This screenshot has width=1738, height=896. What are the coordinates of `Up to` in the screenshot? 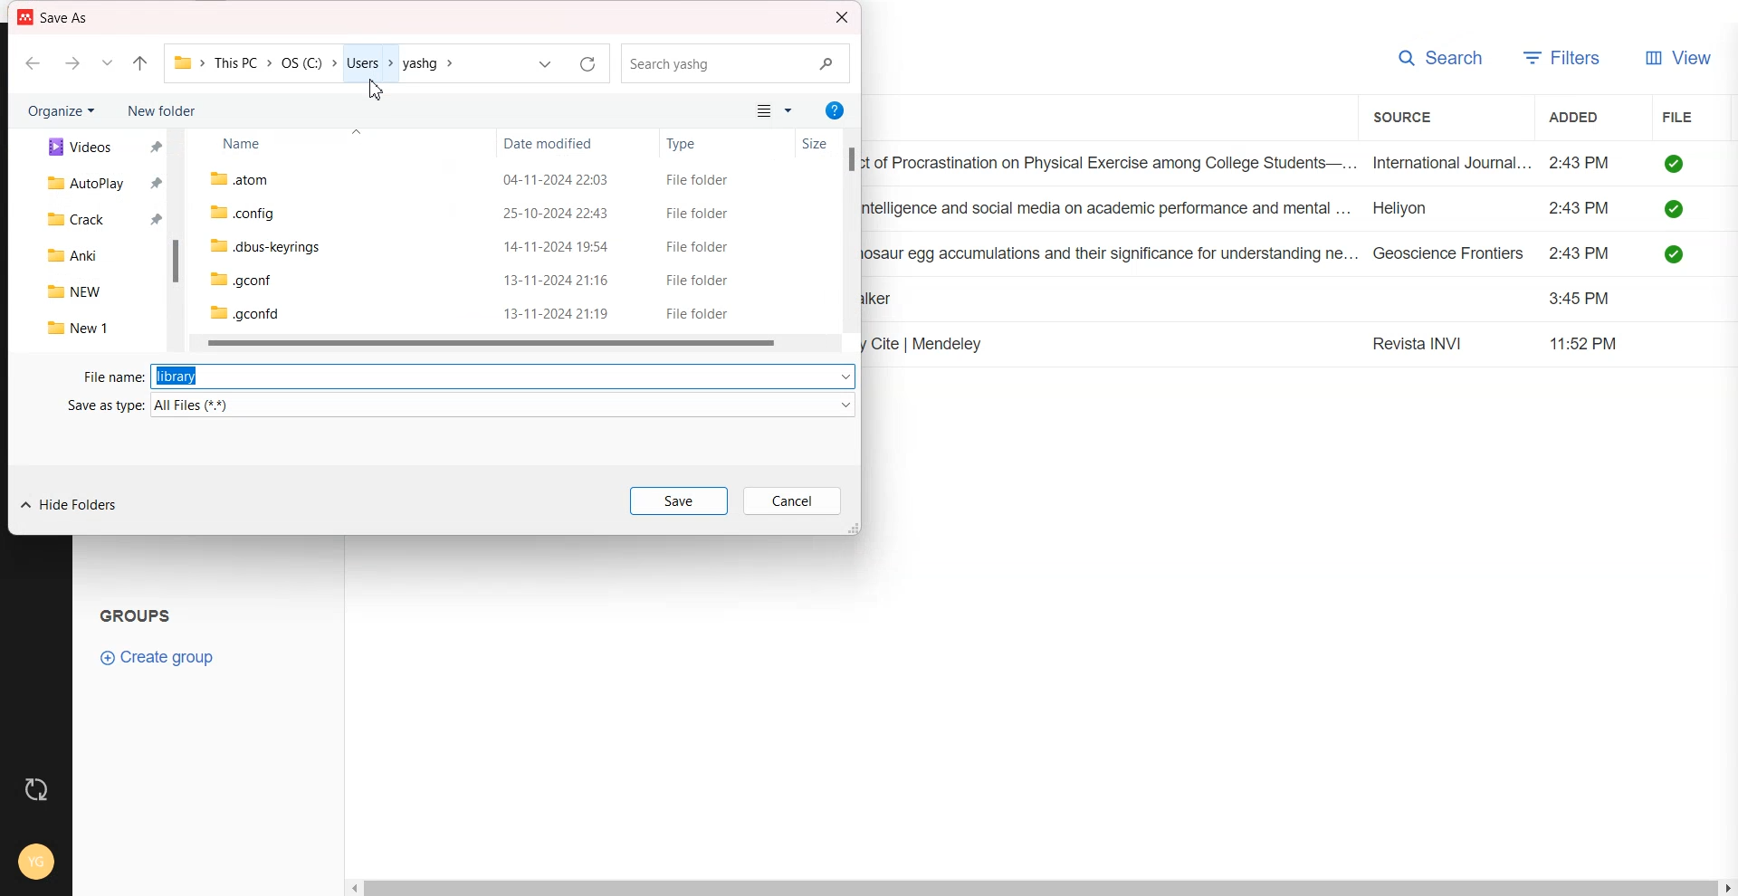 It's located at (140, 64).